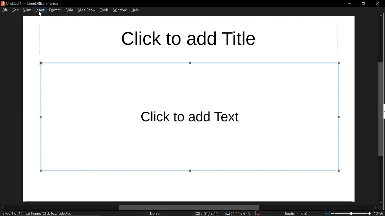  Describe the element at coordinates (11, 214) in the screenshot. I see `current slide` at that location.